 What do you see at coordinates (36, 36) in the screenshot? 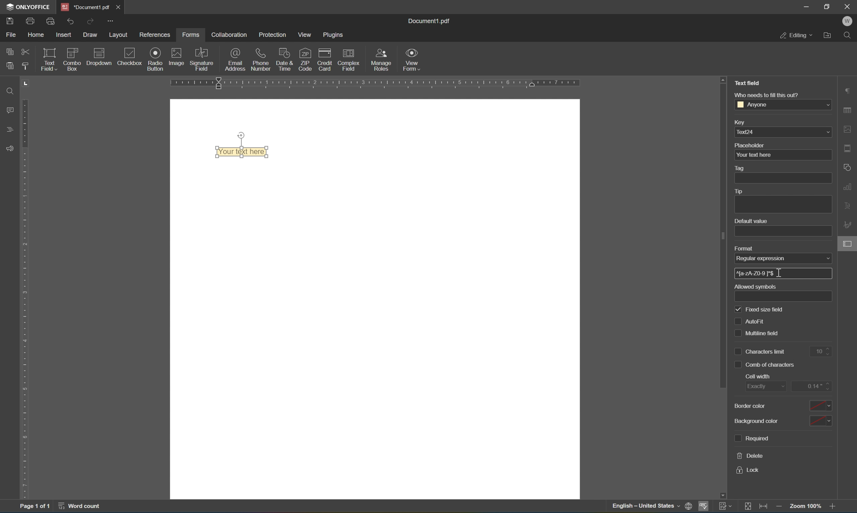
I see `home` at bounding box center [36, 36].